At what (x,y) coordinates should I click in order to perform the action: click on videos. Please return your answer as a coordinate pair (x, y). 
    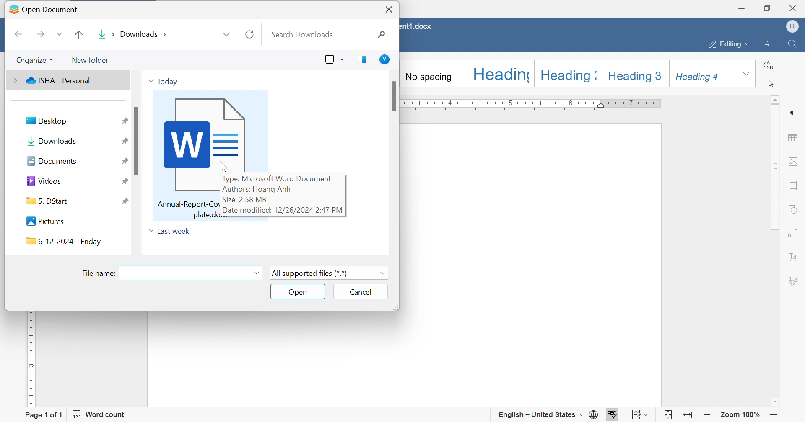
    Looking at the image, I should click on (47, 180).